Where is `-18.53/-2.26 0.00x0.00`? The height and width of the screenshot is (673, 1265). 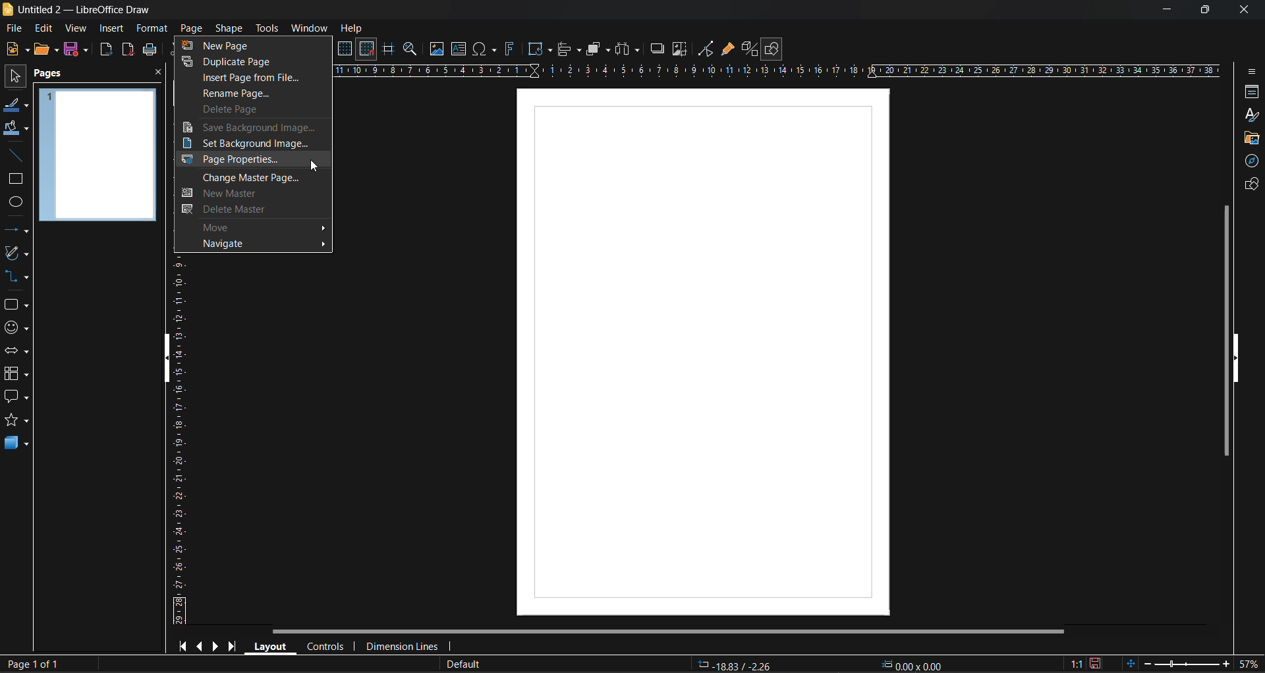
-18.53/-2.26 0.00x0.00 is located at coordinates (823, 664).